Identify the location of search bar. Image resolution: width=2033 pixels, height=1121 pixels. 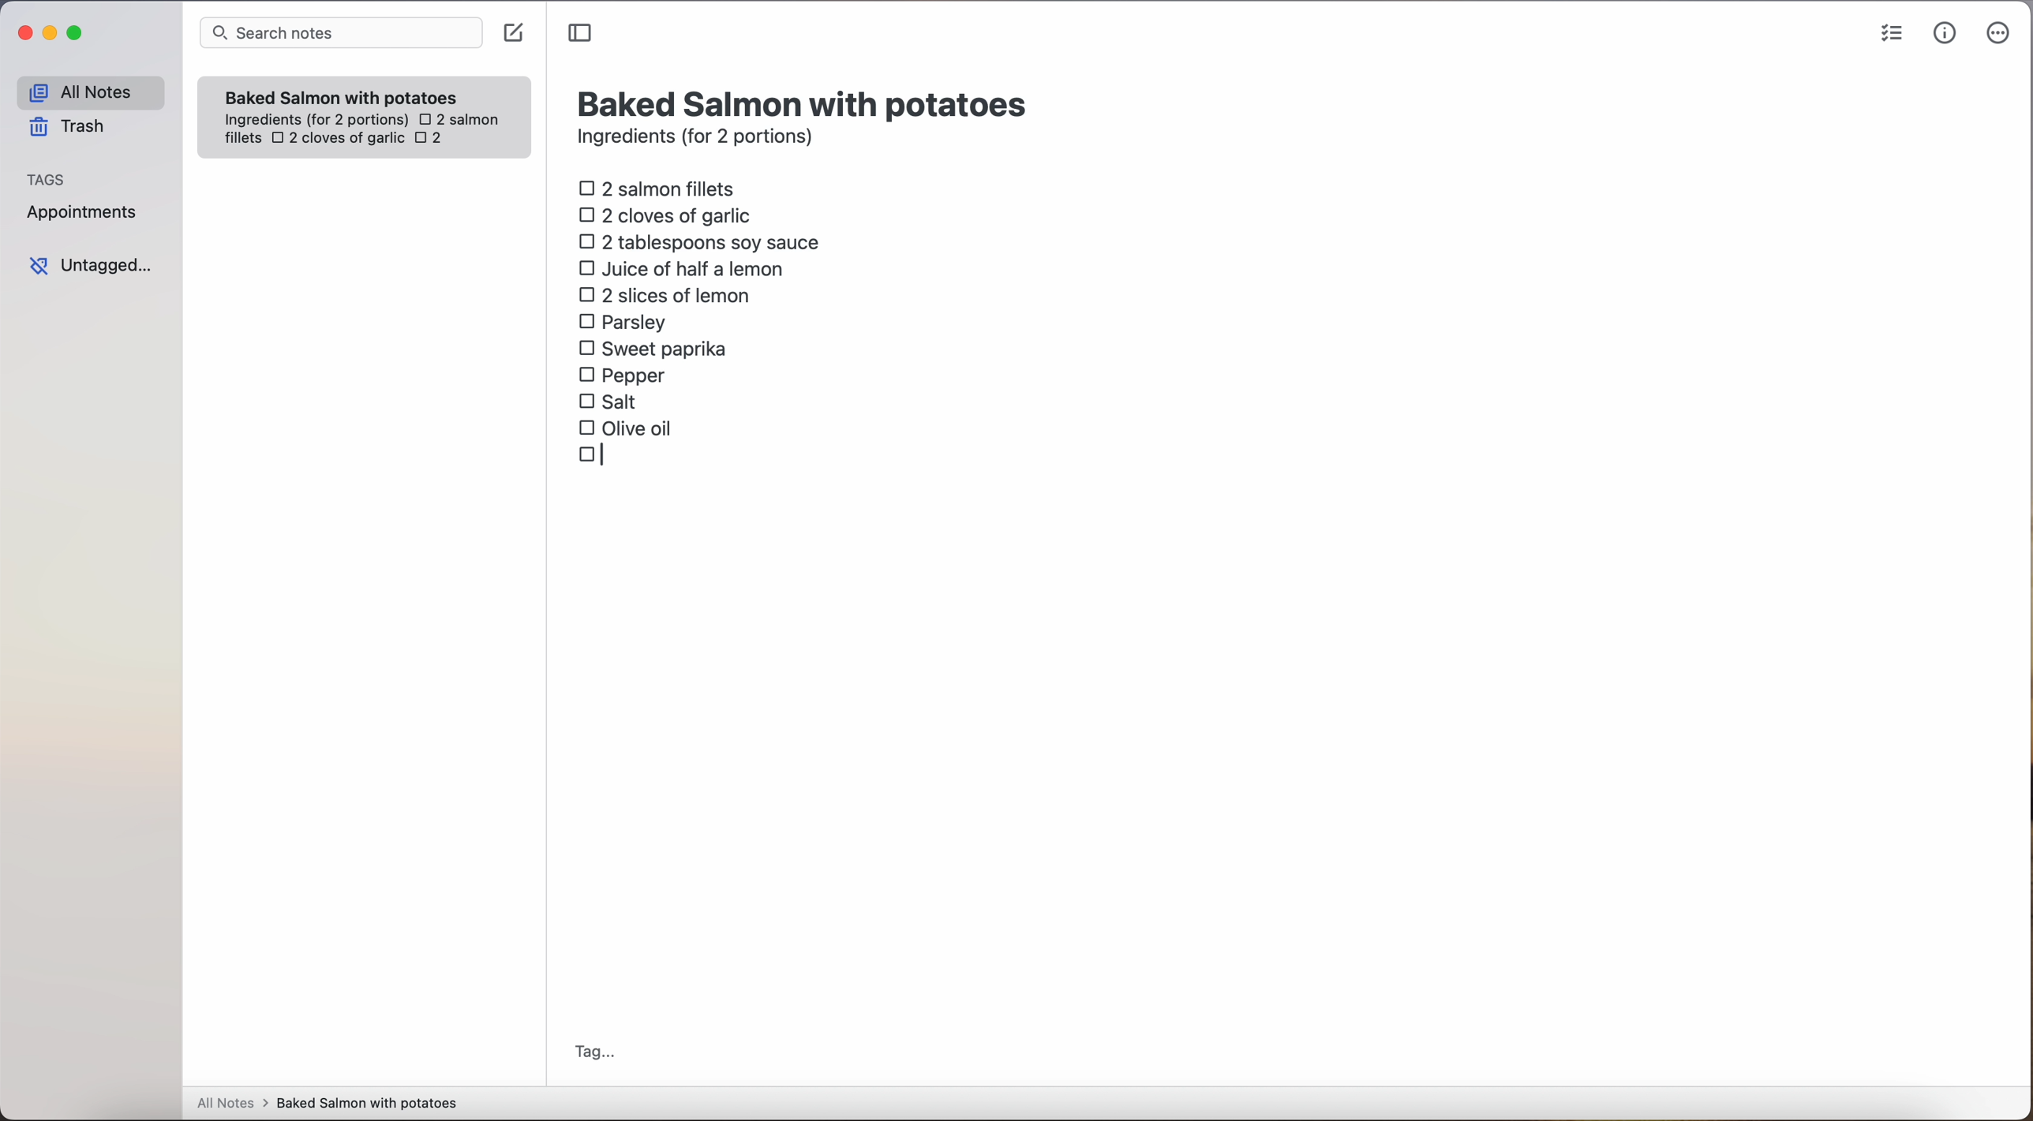
(339, 35).